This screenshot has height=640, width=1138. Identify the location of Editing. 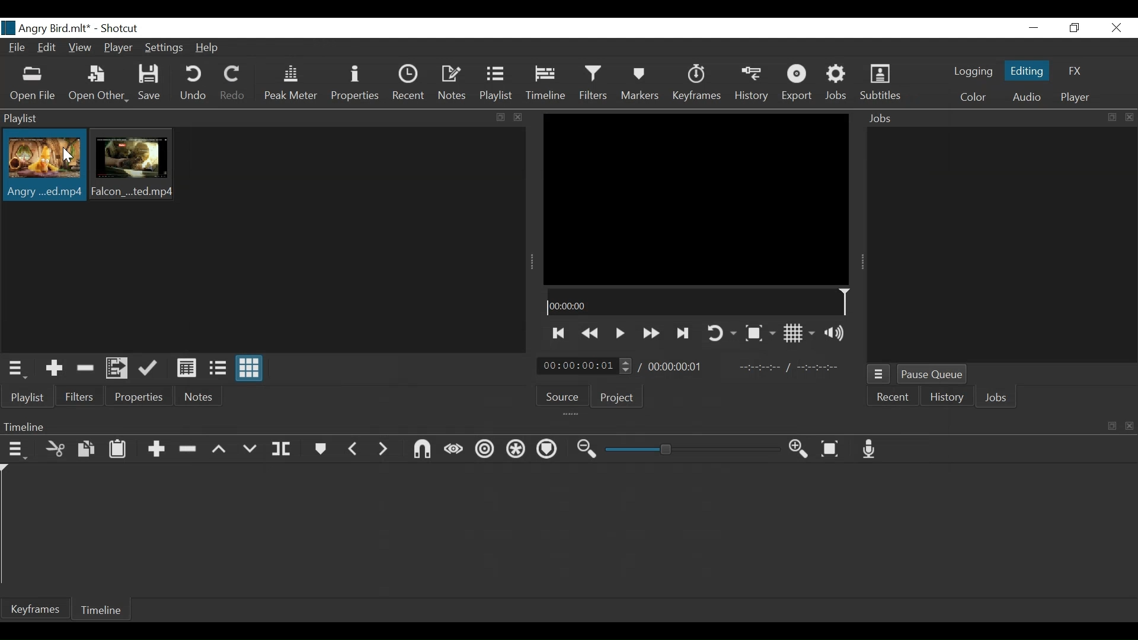
(1030, 70).